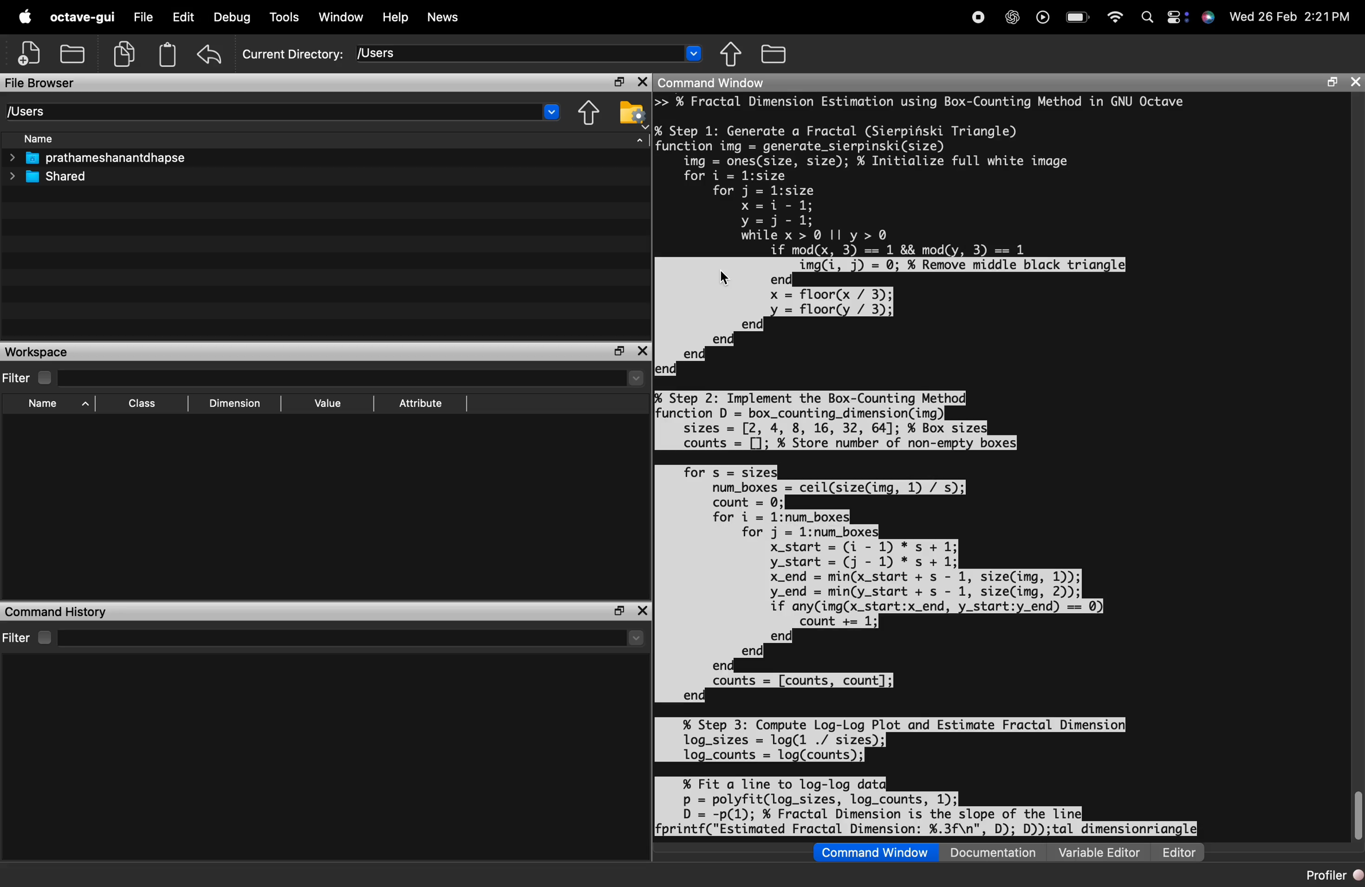  I want to click on storage, so click(169, 56).